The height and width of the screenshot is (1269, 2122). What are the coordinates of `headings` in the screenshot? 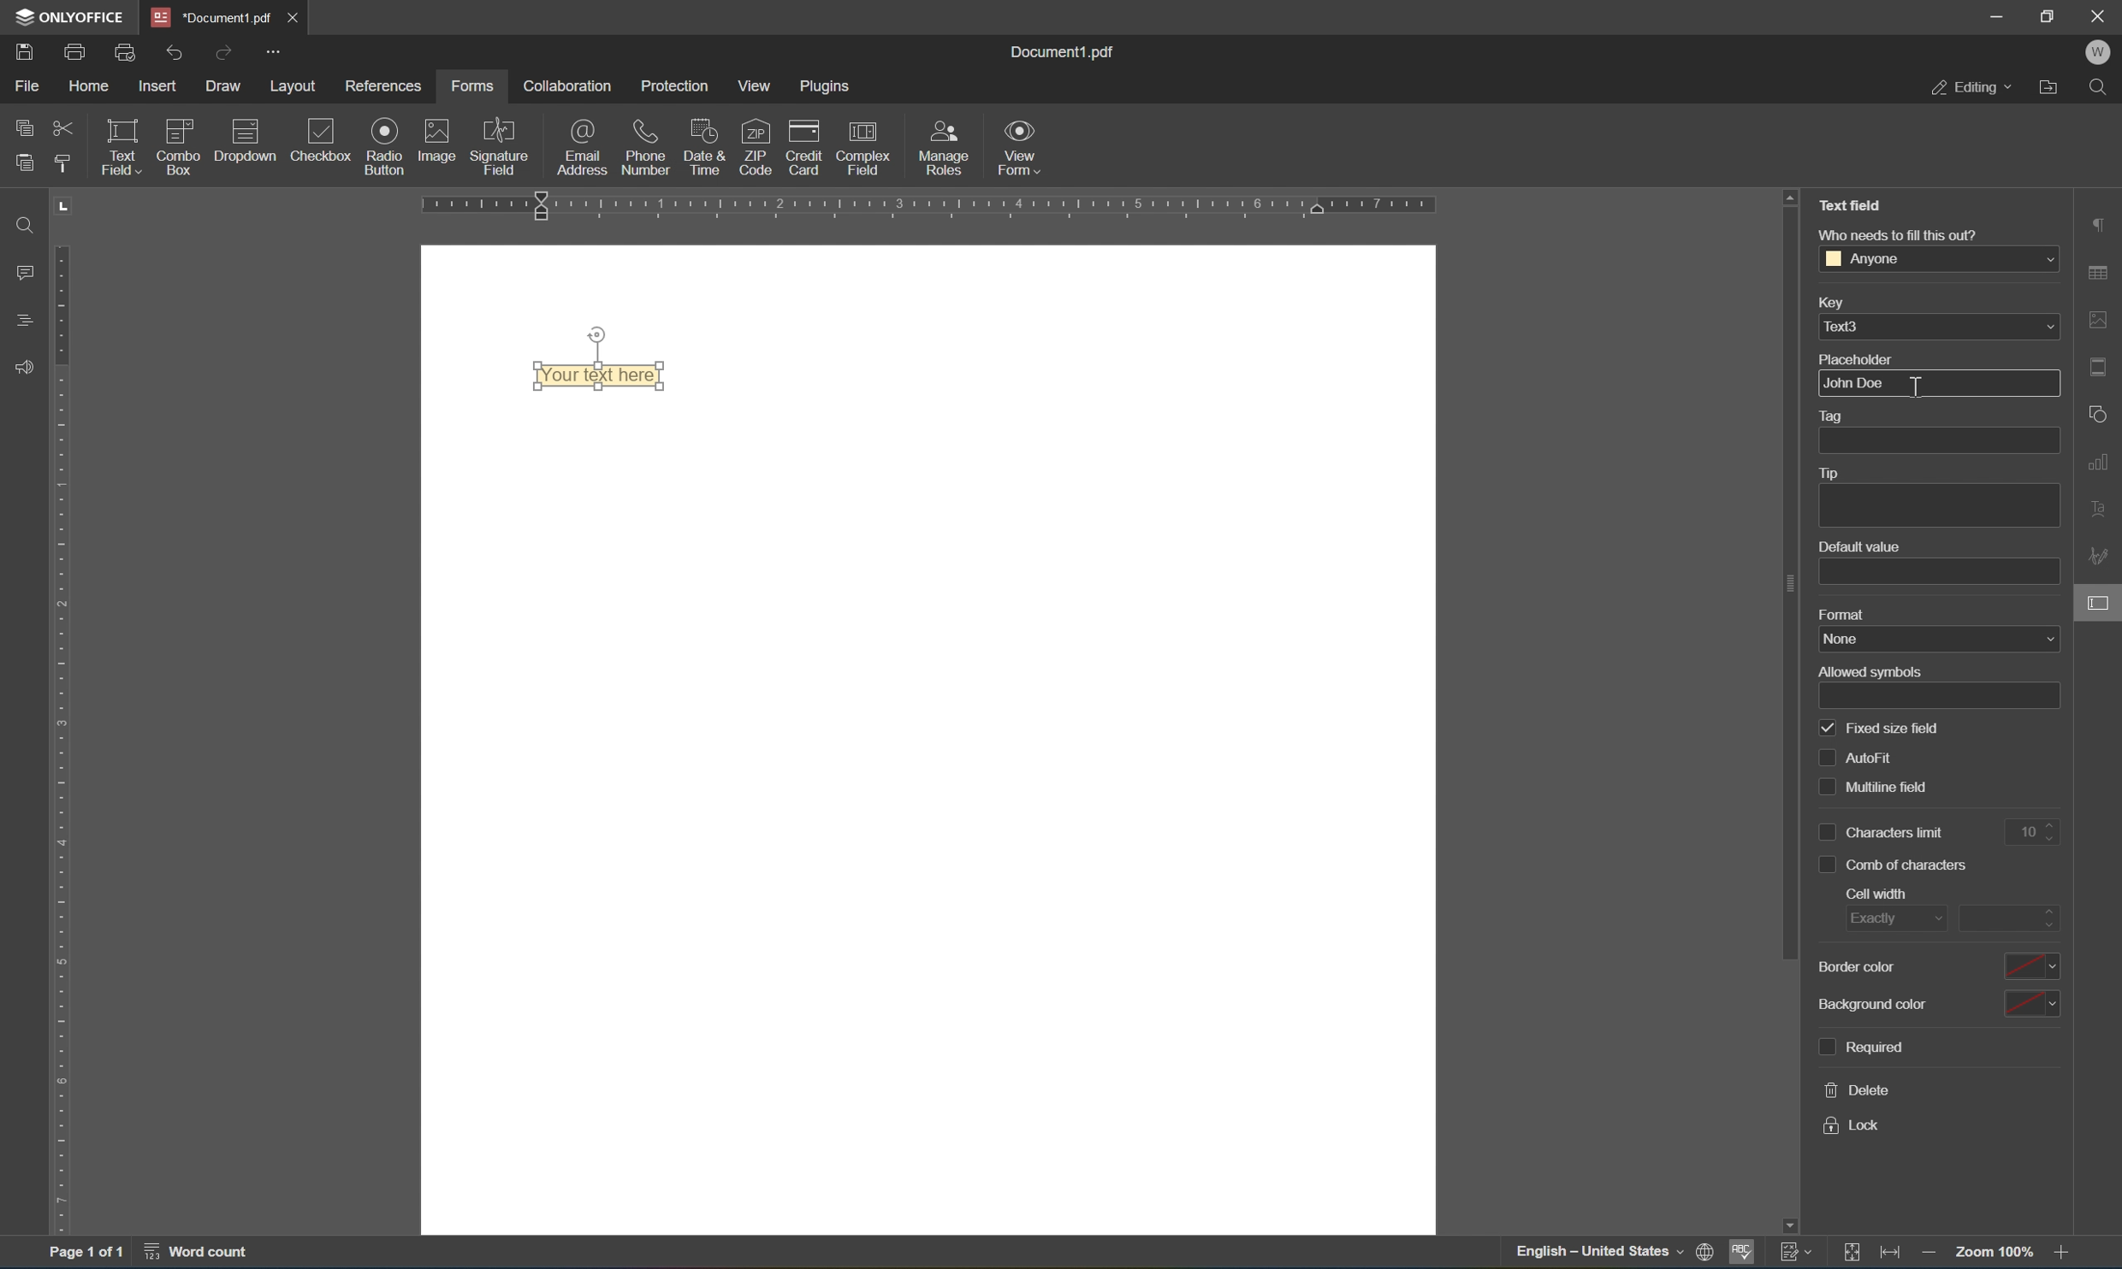 It's located at (21, 321).